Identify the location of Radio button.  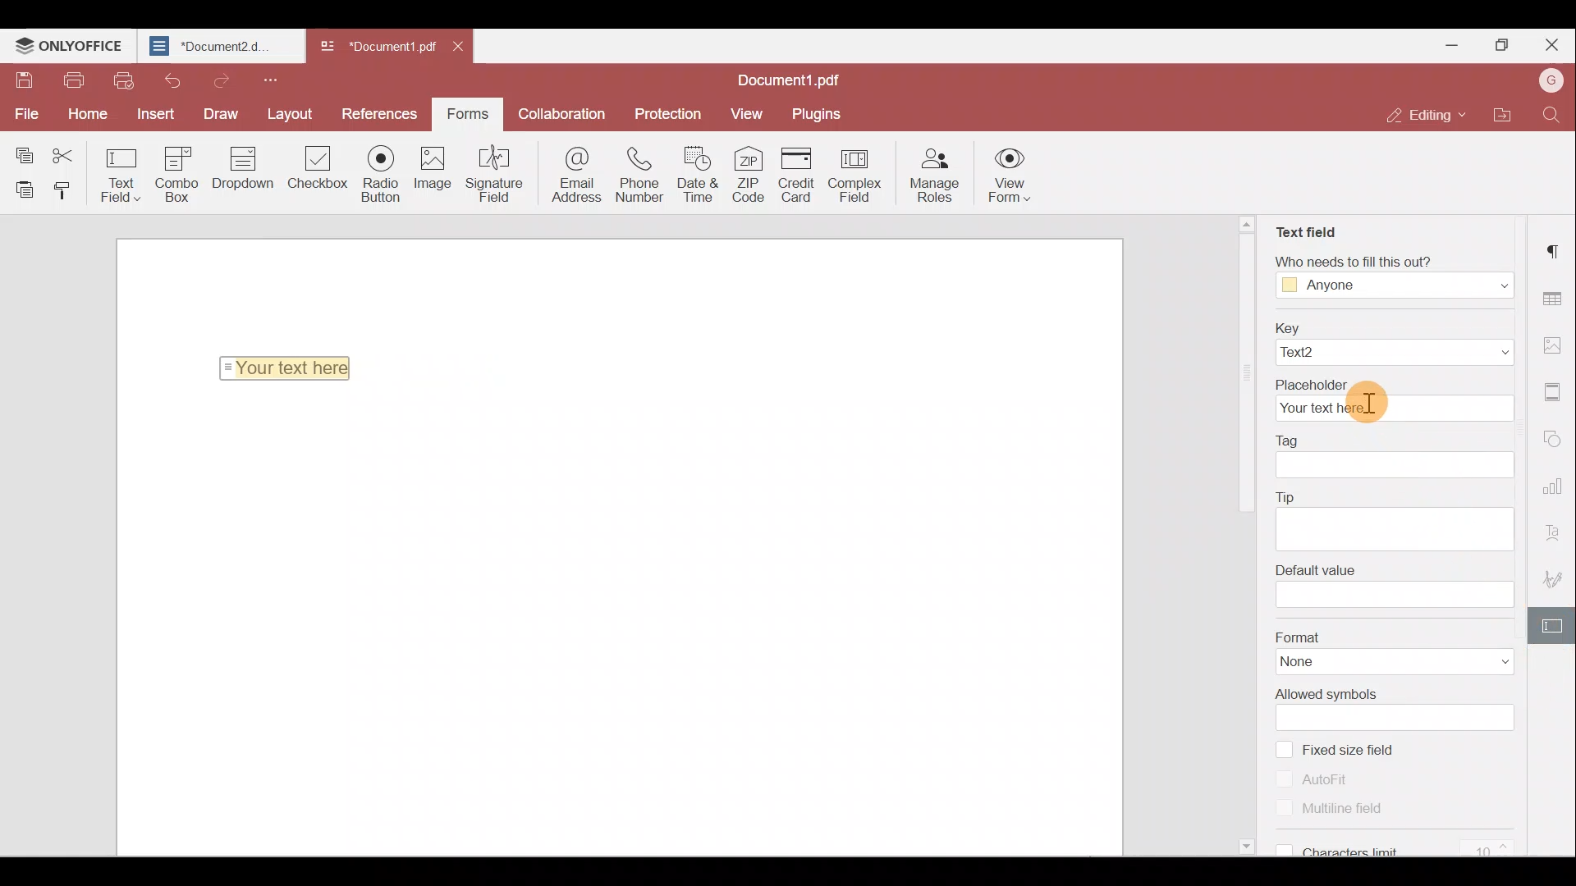
(383, 175).